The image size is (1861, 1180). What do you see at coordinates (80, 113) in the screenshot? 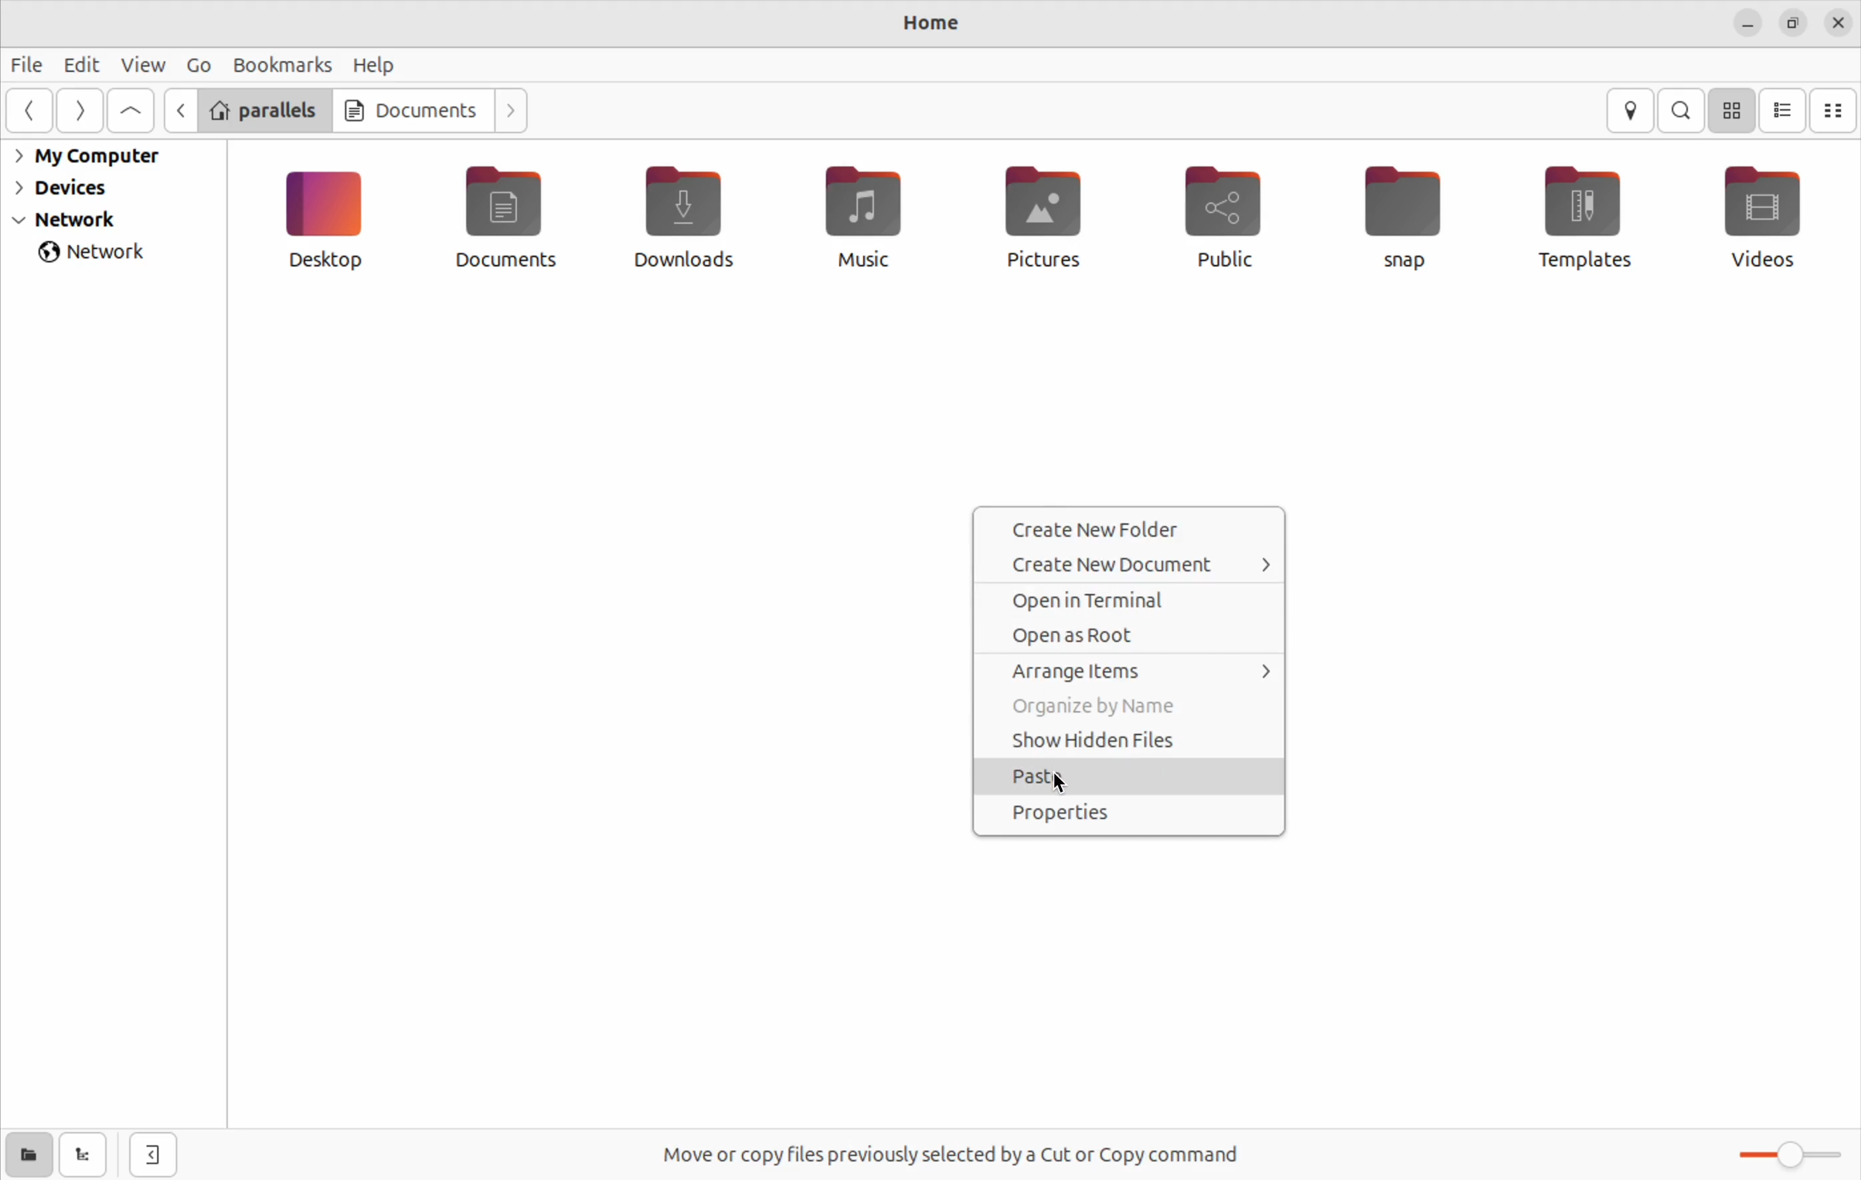
I see `next ` at bounding box center [80, 113].